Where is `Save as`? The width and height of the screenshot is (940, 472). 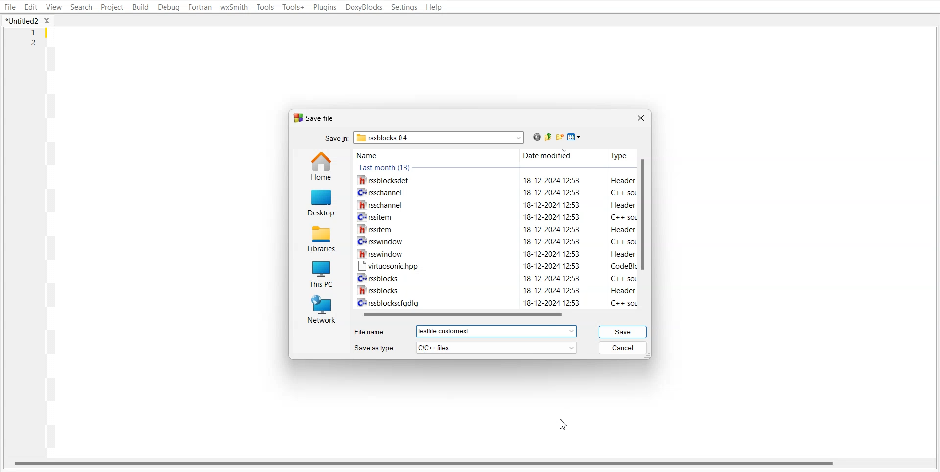
Save as is located at coordinates (575, 138).